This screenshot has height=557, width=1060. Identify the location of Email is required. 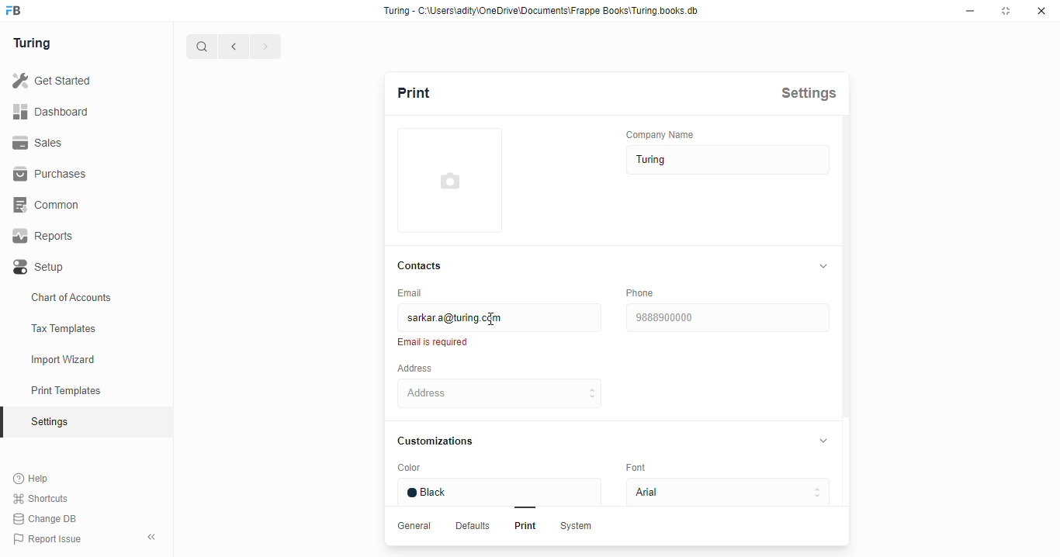
(436, 342).